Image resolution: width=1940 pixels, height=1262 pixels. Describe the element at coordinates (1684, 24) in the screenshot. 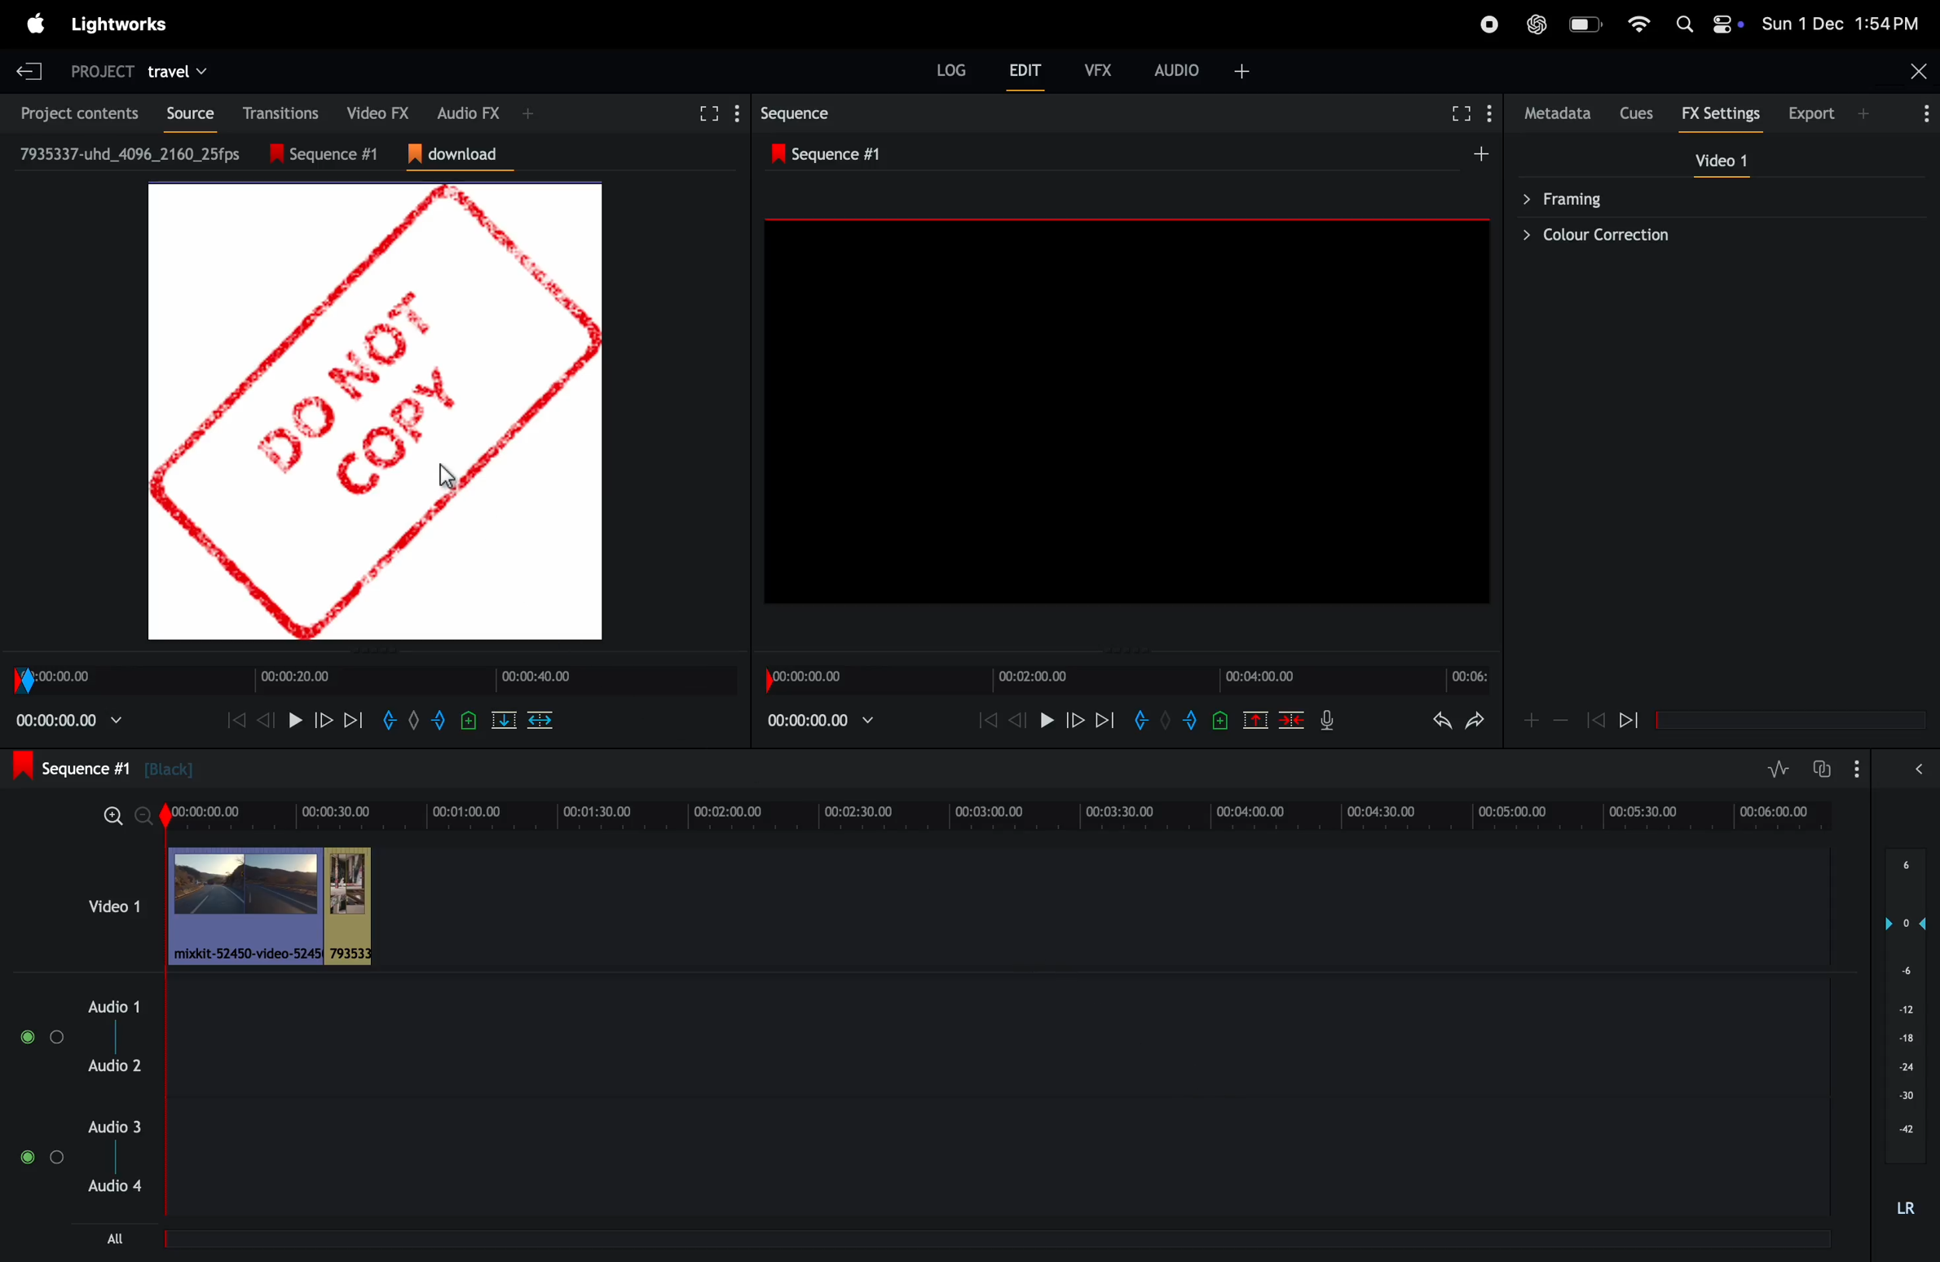

I see `Search` at that location.